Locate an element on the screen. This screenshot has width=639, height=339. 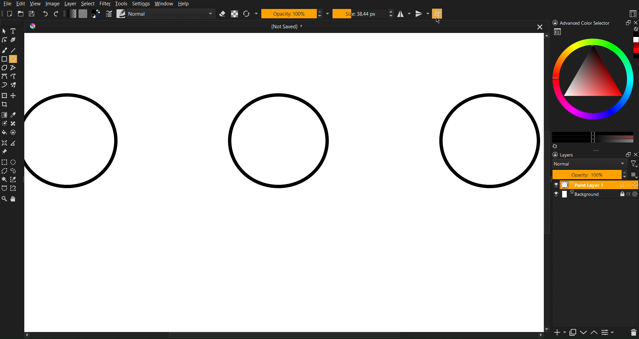
vertical scroll bar is located at coordinates (542, 165).